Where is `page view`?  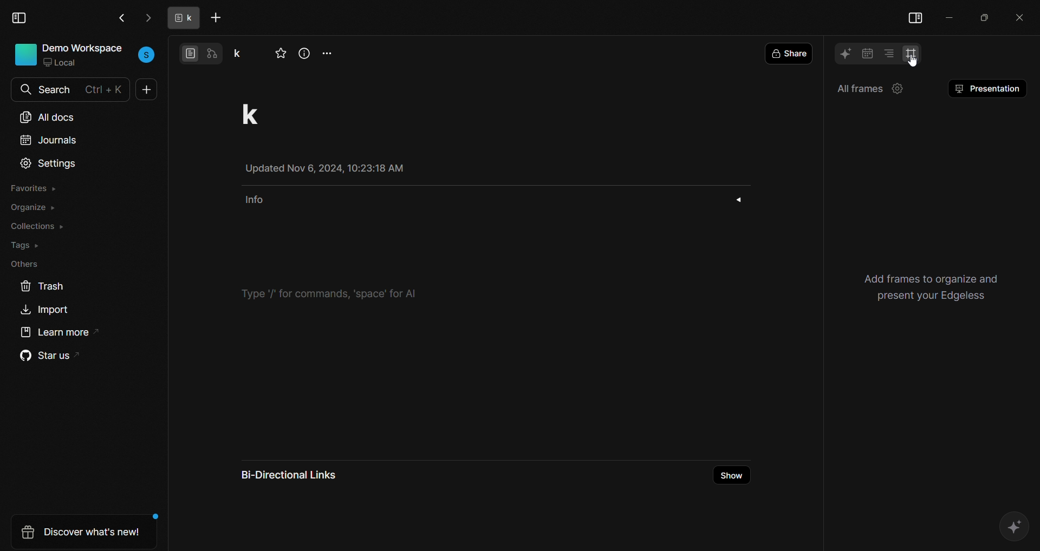
page view is located at coordinates (190, 53).